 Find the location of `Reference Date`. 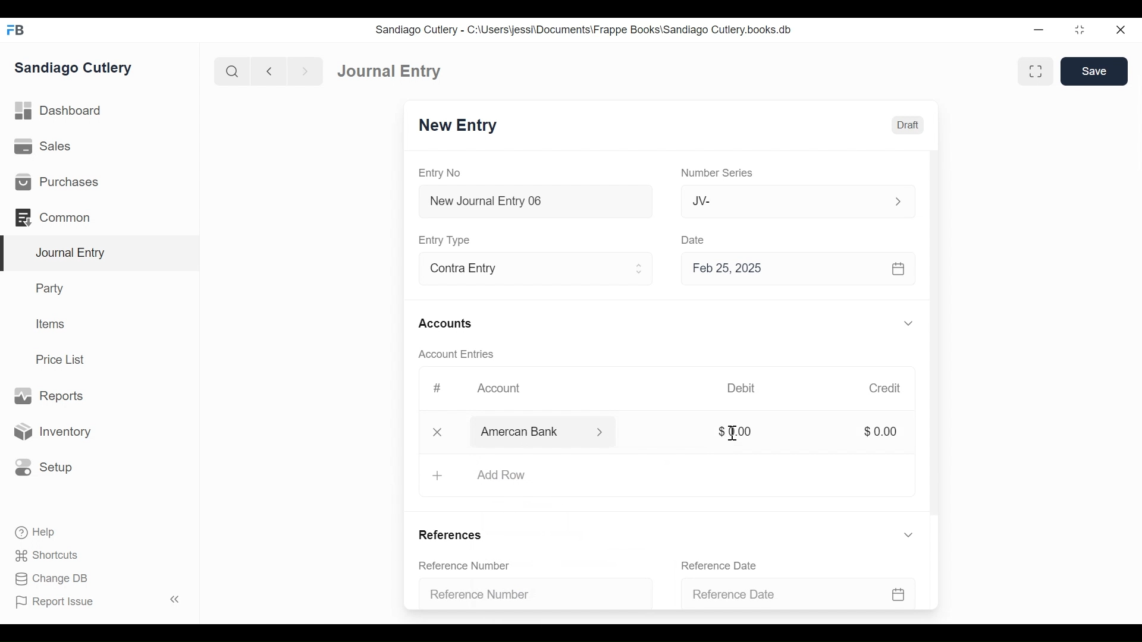

Reference Date is located at coordinates (801, 593).